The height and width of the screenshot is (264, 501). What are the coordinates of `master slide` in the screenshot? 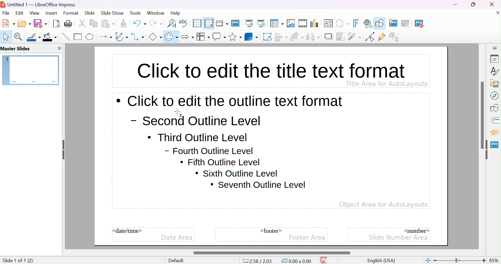 It's located at (495, 145).